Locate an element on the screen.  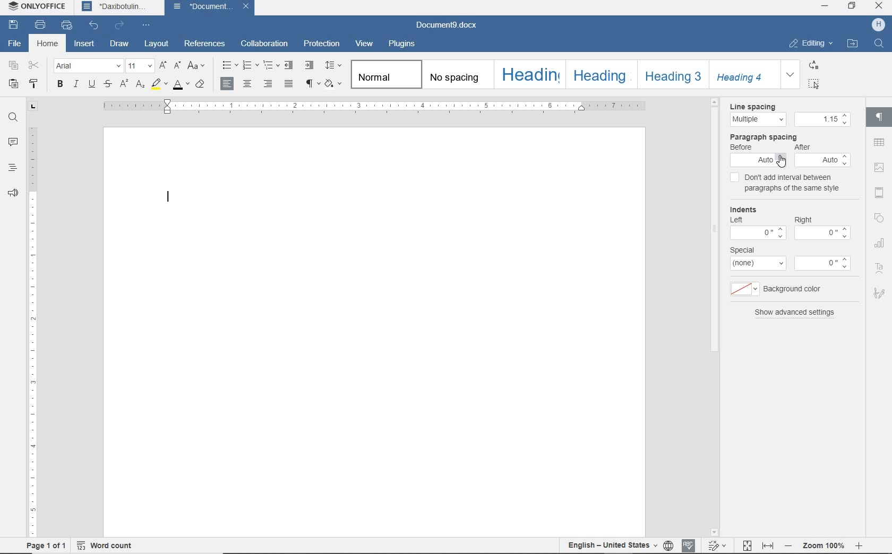
don't add interval between paragraphs of the same style is located at coordinates (788, 181).